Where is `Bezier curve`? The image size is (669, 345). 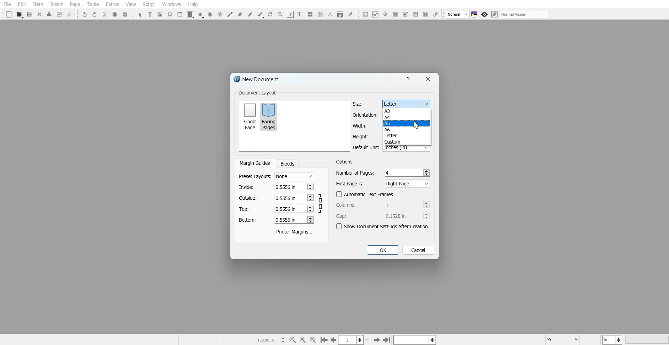 Bezier curve is located at coordinates (240, 14).